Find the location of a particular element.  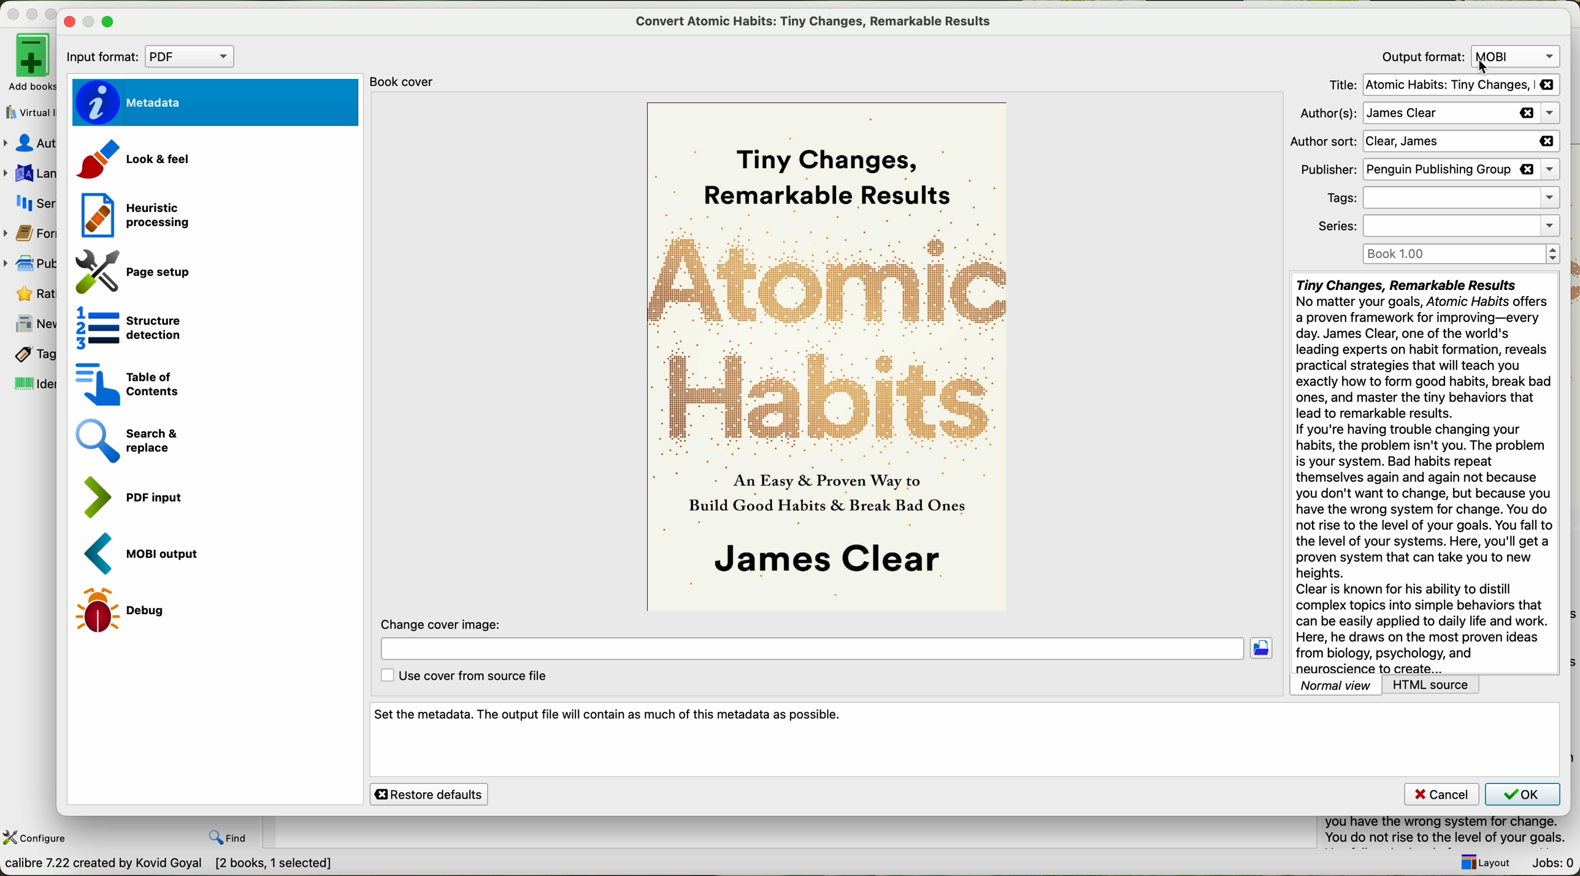

rating is located at coordinates (28, 294).